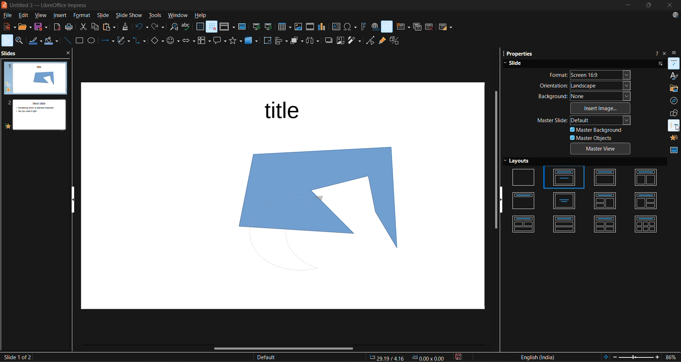  What do you see at coordinates (314, 41) in the screenshot?
I see `distribute` at bounding box center [314, 41].